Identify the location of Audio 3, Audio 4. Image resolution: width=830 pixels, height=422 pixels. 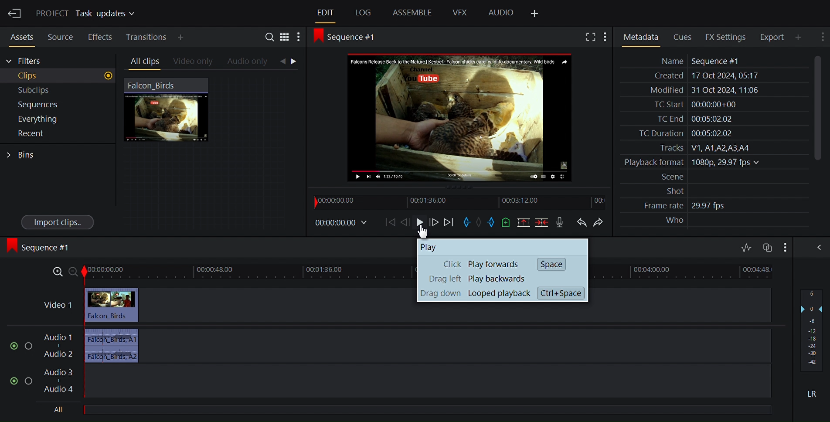
(405, 381).